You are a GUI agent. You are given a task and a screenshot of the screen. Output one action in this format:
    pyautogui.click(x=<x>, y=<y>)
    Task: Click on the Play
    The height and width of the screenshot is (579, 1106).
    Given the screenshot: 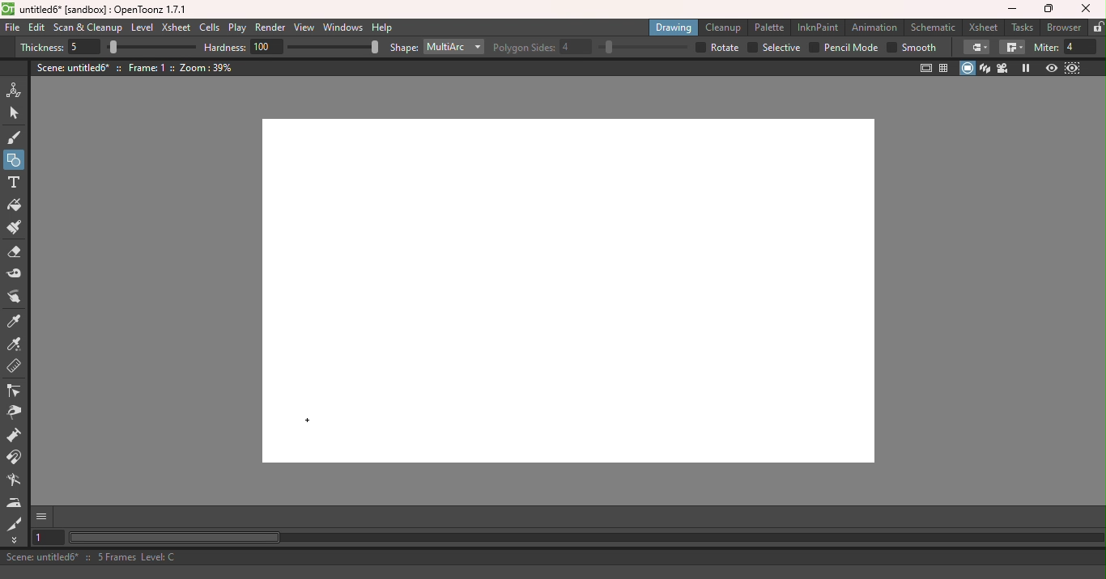 What is the action you would take?
    pyautogui.click(x=236, y=28)
    